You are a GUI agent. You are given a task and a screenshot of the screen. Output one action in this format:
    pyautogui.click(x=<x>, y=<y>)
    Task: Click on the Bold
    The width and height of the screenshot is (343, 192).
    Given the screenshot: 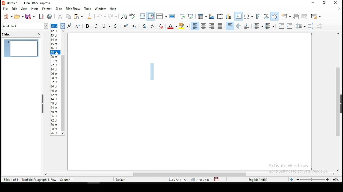 What is the action you would take?
    pyautogui.click(x=88, y=26)
    